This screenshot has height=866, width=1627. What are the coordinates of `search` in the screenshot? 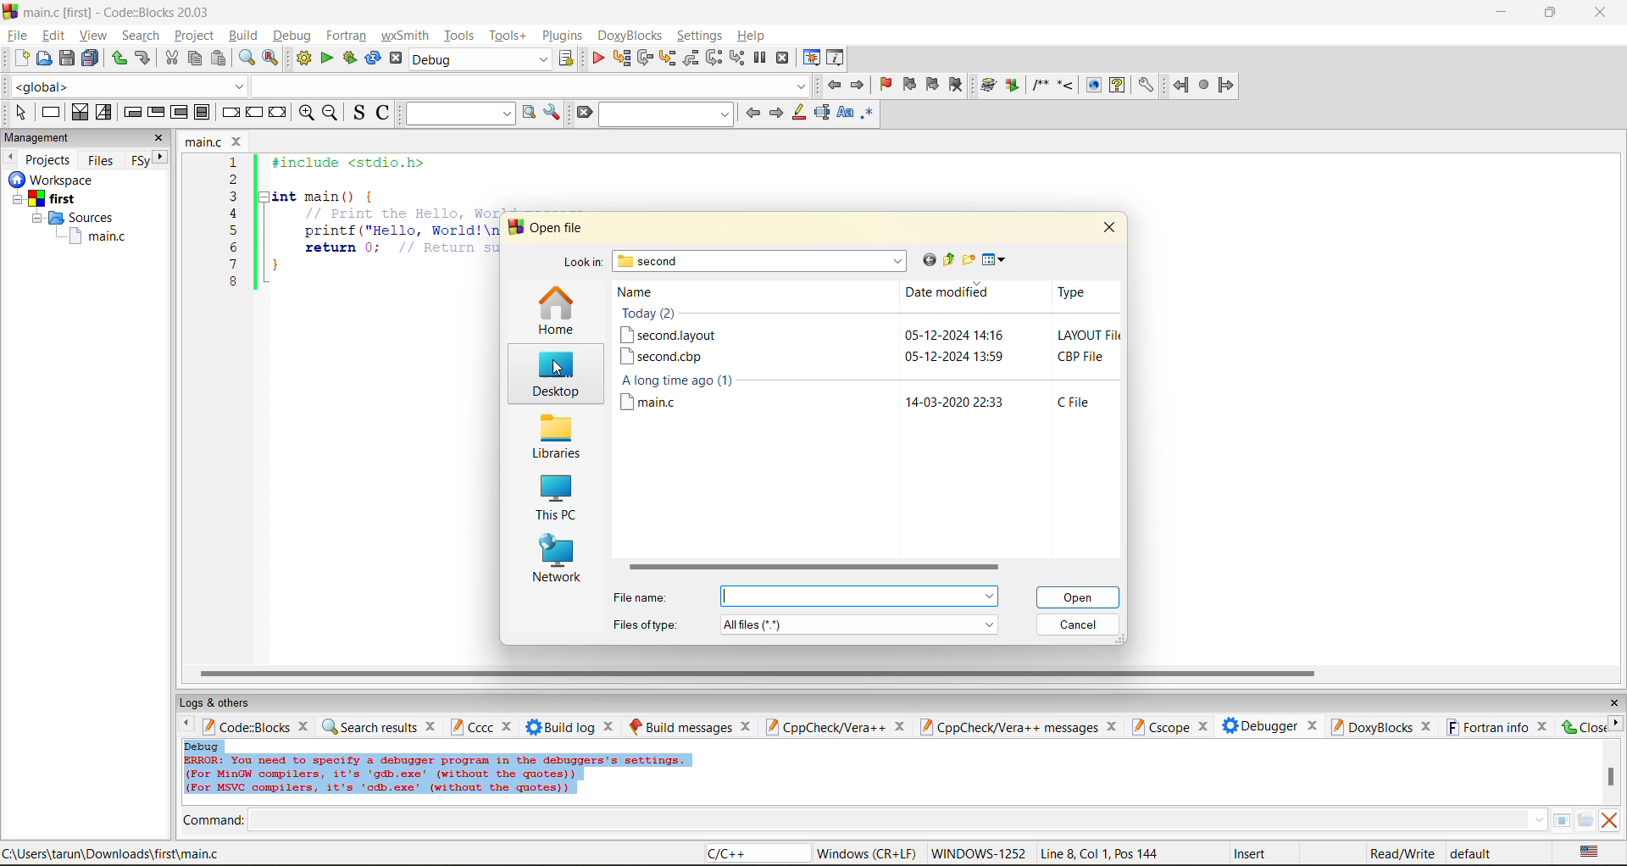 It's located at (141, 35).